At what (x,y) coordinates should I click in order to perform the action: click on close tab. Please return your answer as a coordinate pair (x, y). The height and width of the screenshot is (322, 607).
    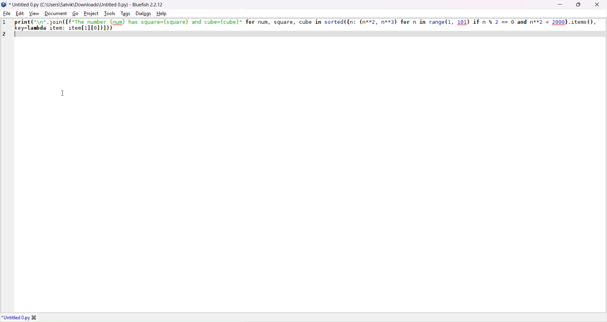
    Looking at the image, I should click on (34, 316).